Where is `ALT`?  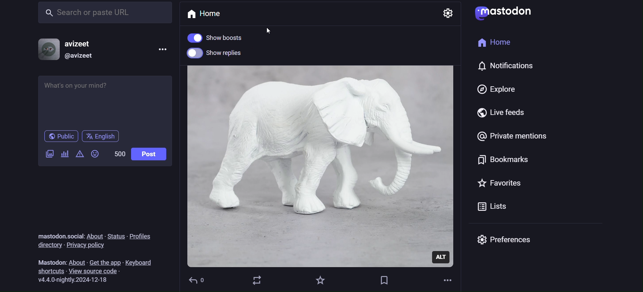 ALT is located at coordinates (441, 257).